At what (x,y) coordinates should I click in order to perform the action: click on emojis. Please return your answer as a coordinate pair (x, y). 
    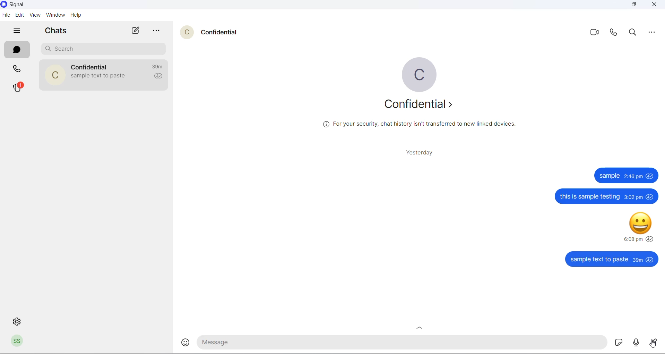
    Looking at the image, I should click on (186, 343).